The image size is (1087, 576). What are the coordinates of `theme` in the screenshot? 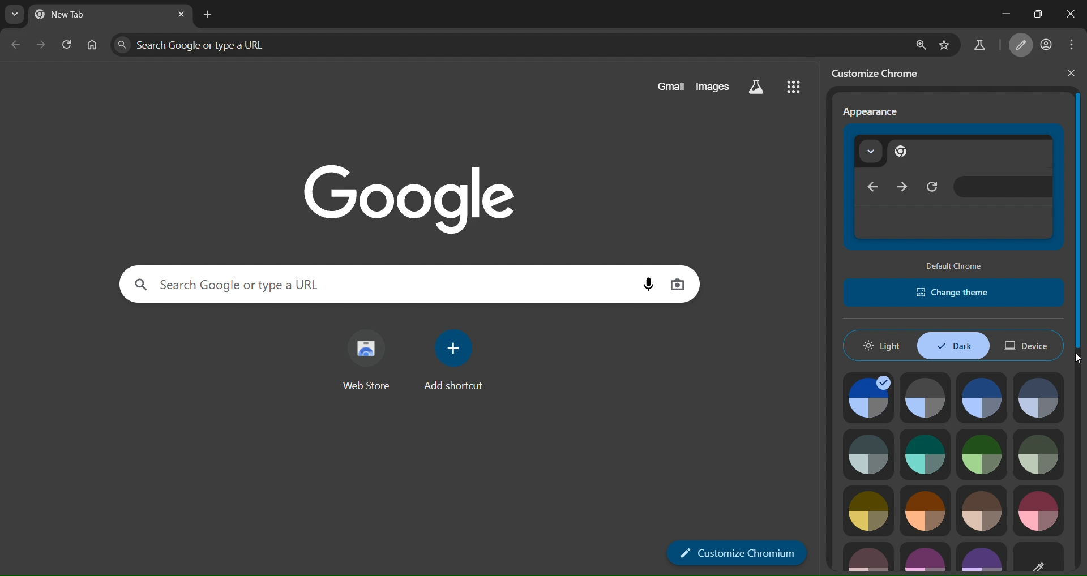 It's located at (983, 398).